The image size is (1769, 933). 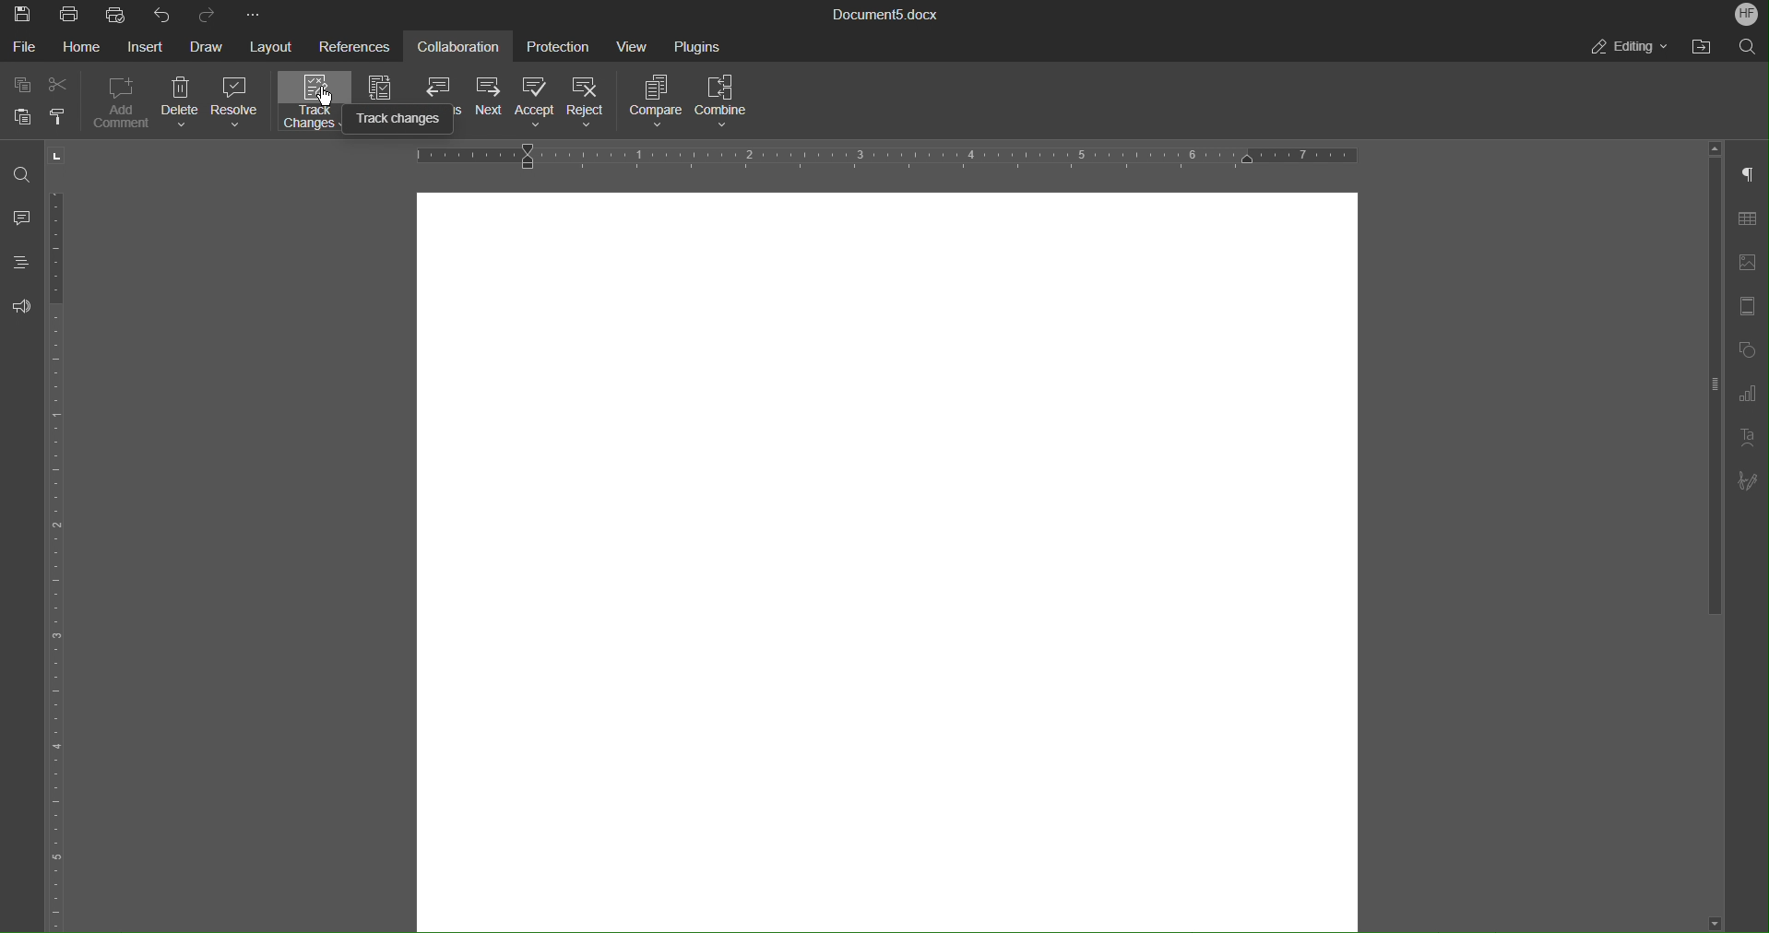 What do you see at coordinates (361, 46) in the screenshot?
I see `References` at bounding box center [361, 46].